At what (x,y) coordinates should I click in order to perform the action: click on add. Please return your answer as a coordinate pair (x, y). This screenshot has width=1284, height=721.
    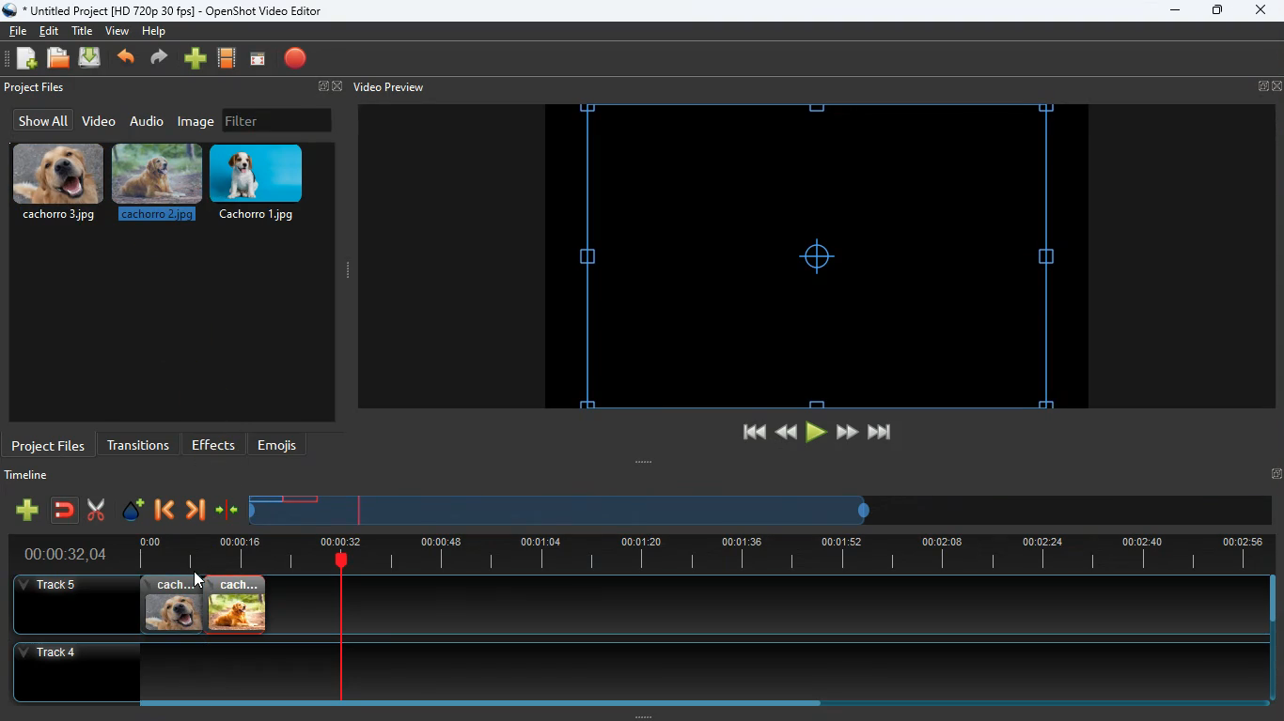
    Looking at the image, I should click on (196, 59).